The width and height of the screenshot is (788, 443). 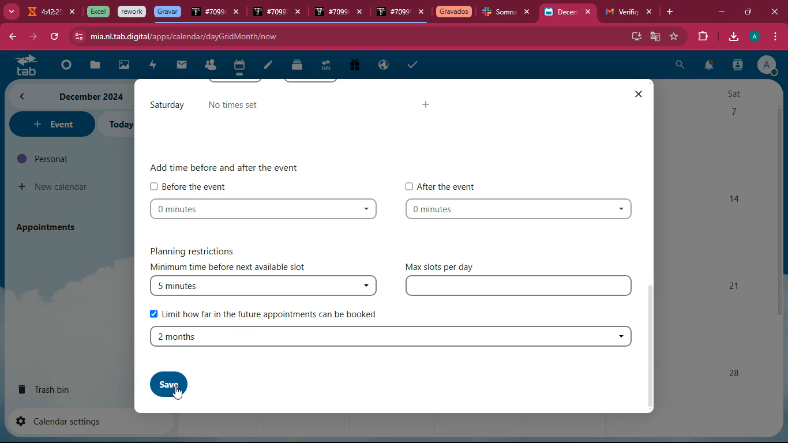 What do you see at coordinates (22, 65) in the screenshot?
I see `tab` at bounding box center [22, 65].